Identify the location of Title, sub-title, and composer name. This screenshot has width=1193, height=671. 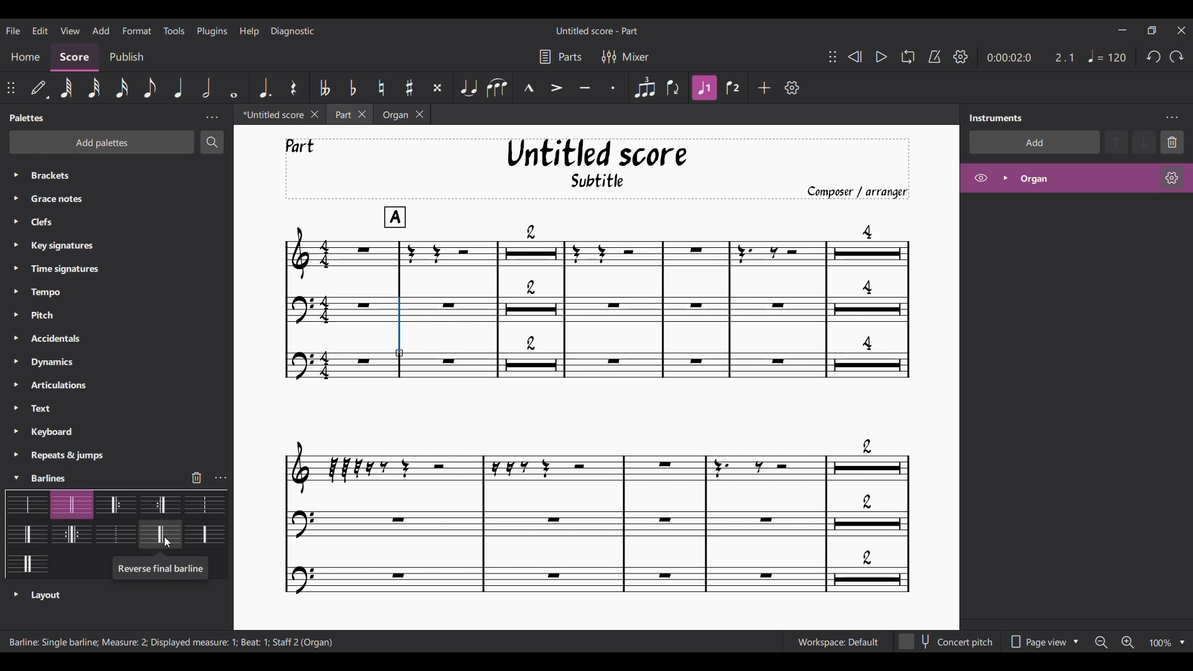
(597, 169).